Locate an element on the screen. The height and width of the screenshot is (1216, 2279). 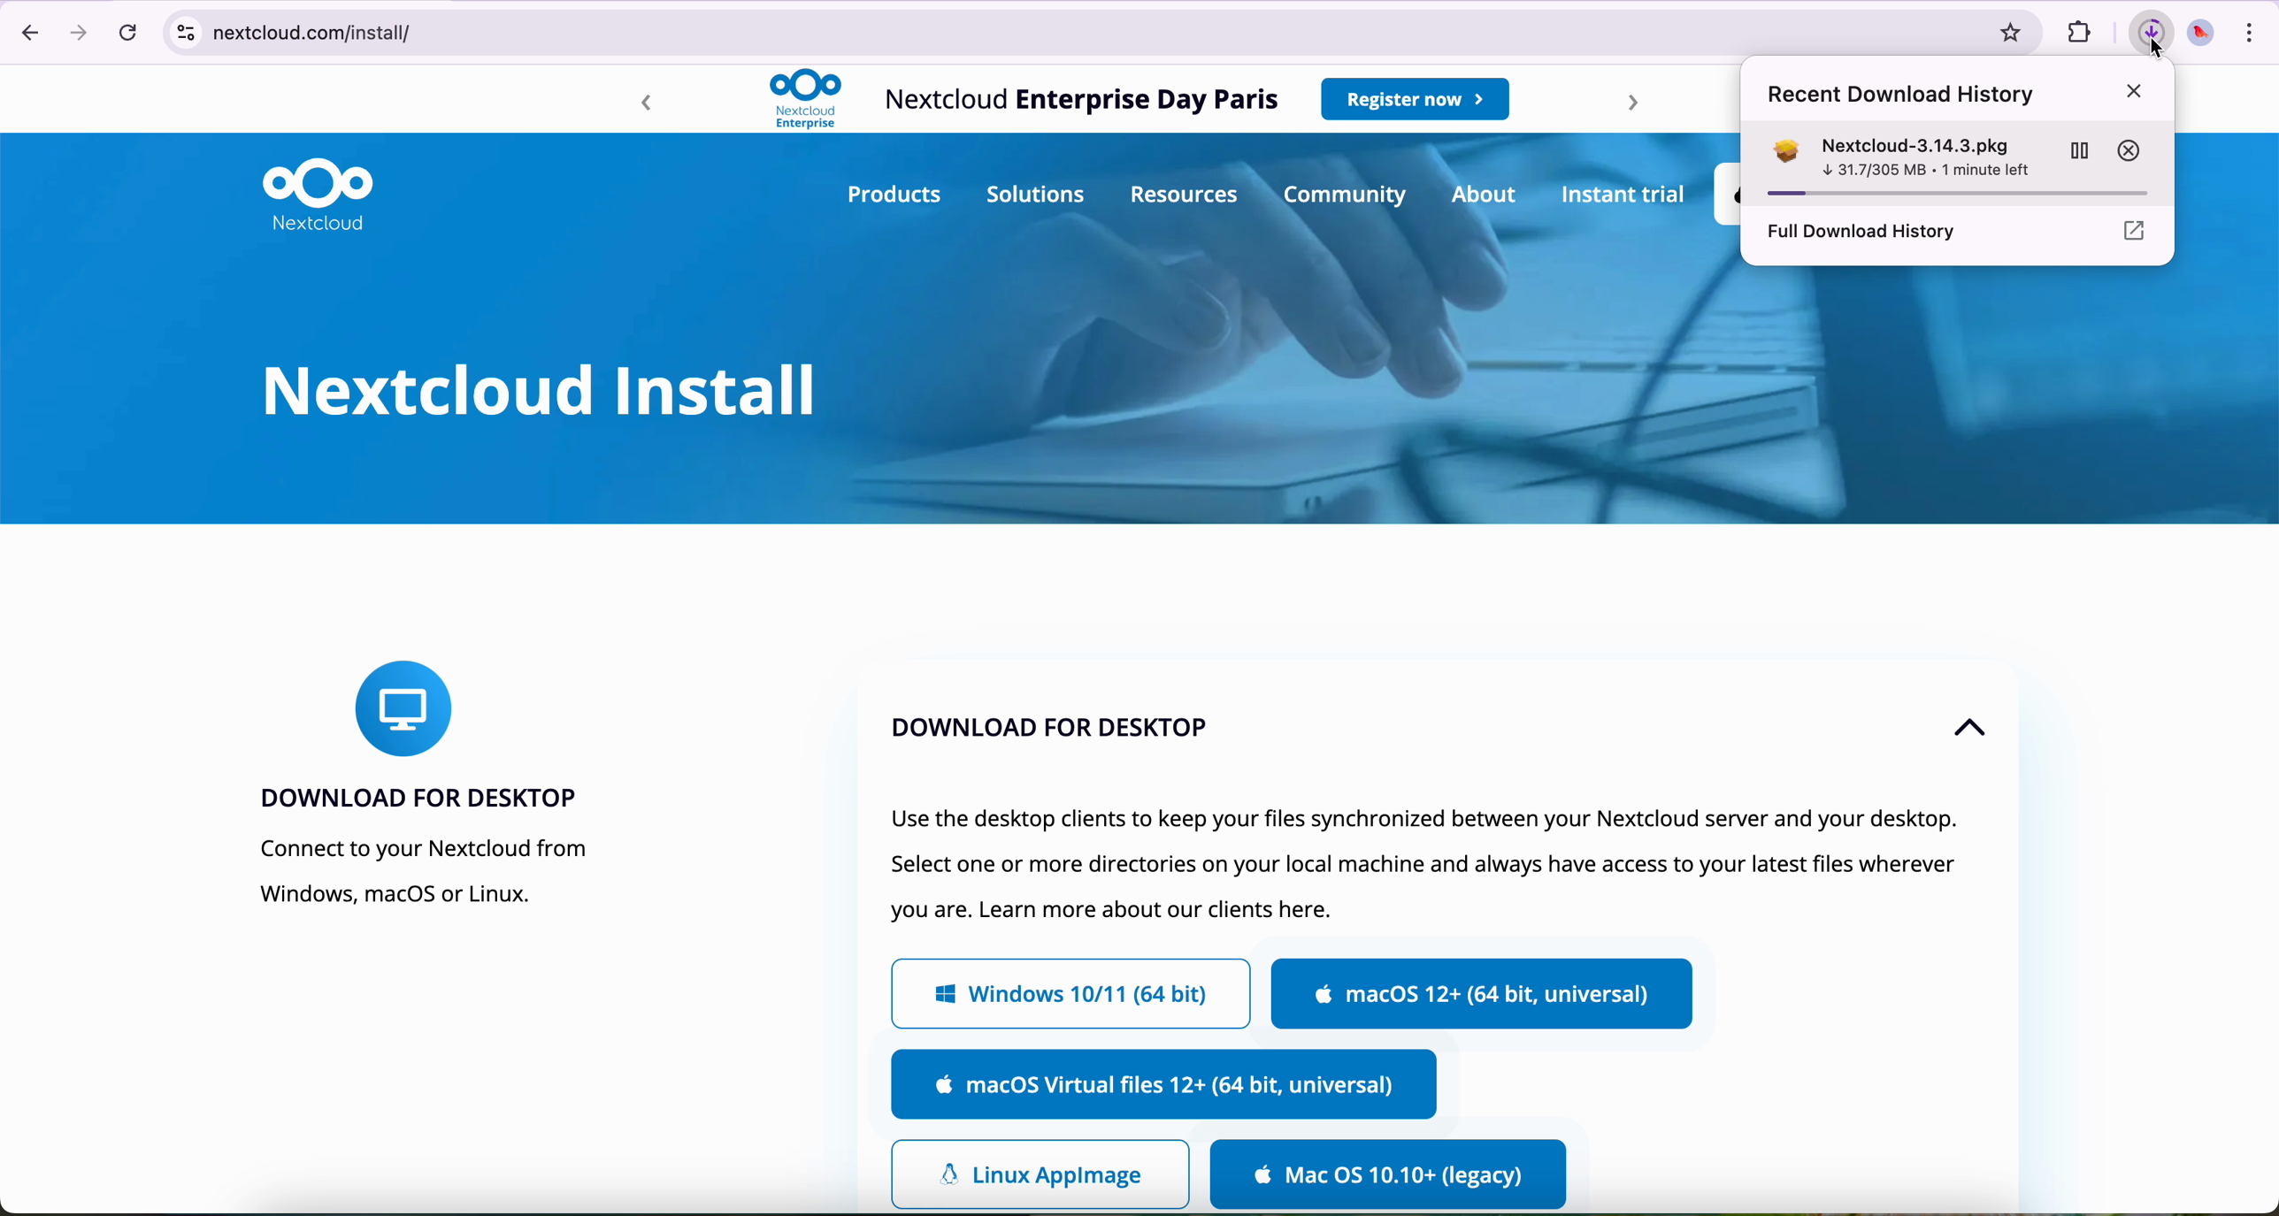
recent download history is located at coordinates (1961, 95).